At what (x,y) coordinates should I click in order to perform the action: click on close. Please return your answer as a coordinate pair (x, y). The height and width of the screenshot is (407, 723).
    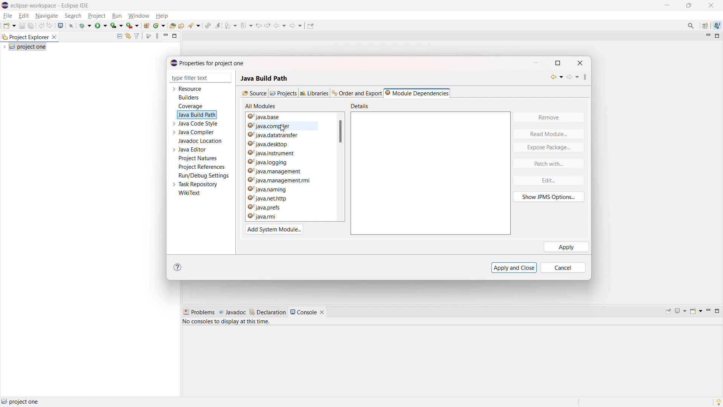
    Looking at the image, I should click on (711, 5).